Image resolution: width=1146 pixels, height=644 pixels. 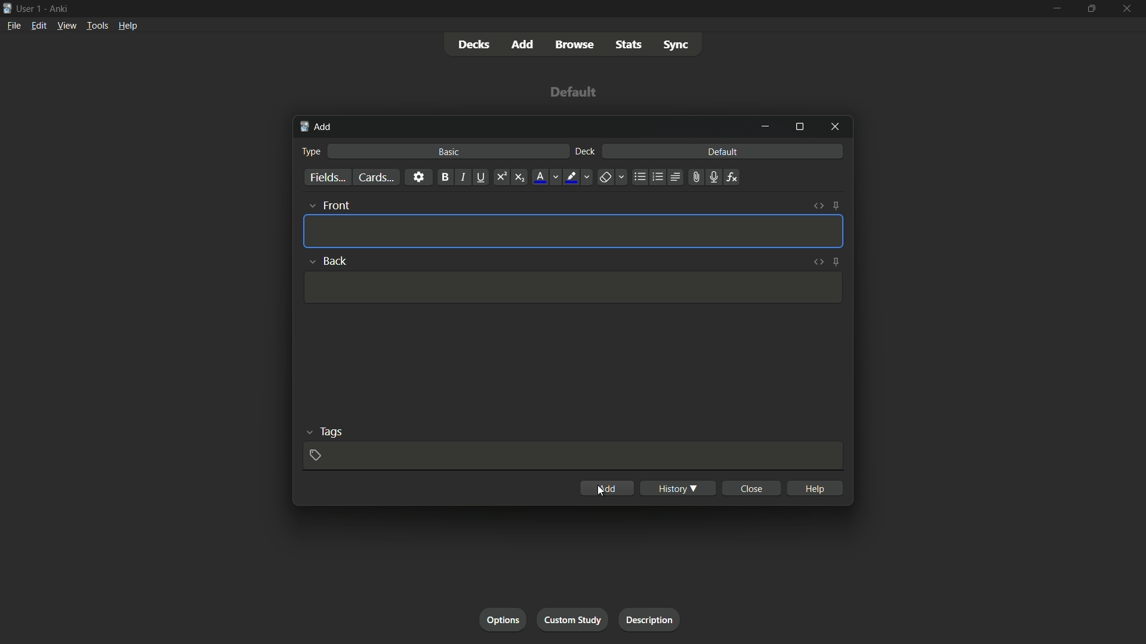 I want to click on attach file, so click(x=697, y=177).